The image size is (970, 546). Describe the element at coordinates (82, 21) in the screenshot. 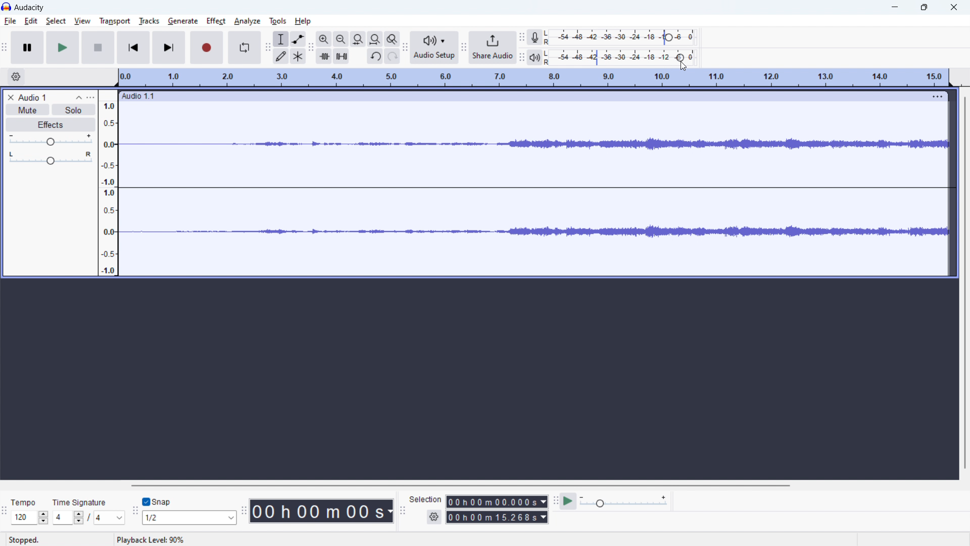

I see `view` at that location.